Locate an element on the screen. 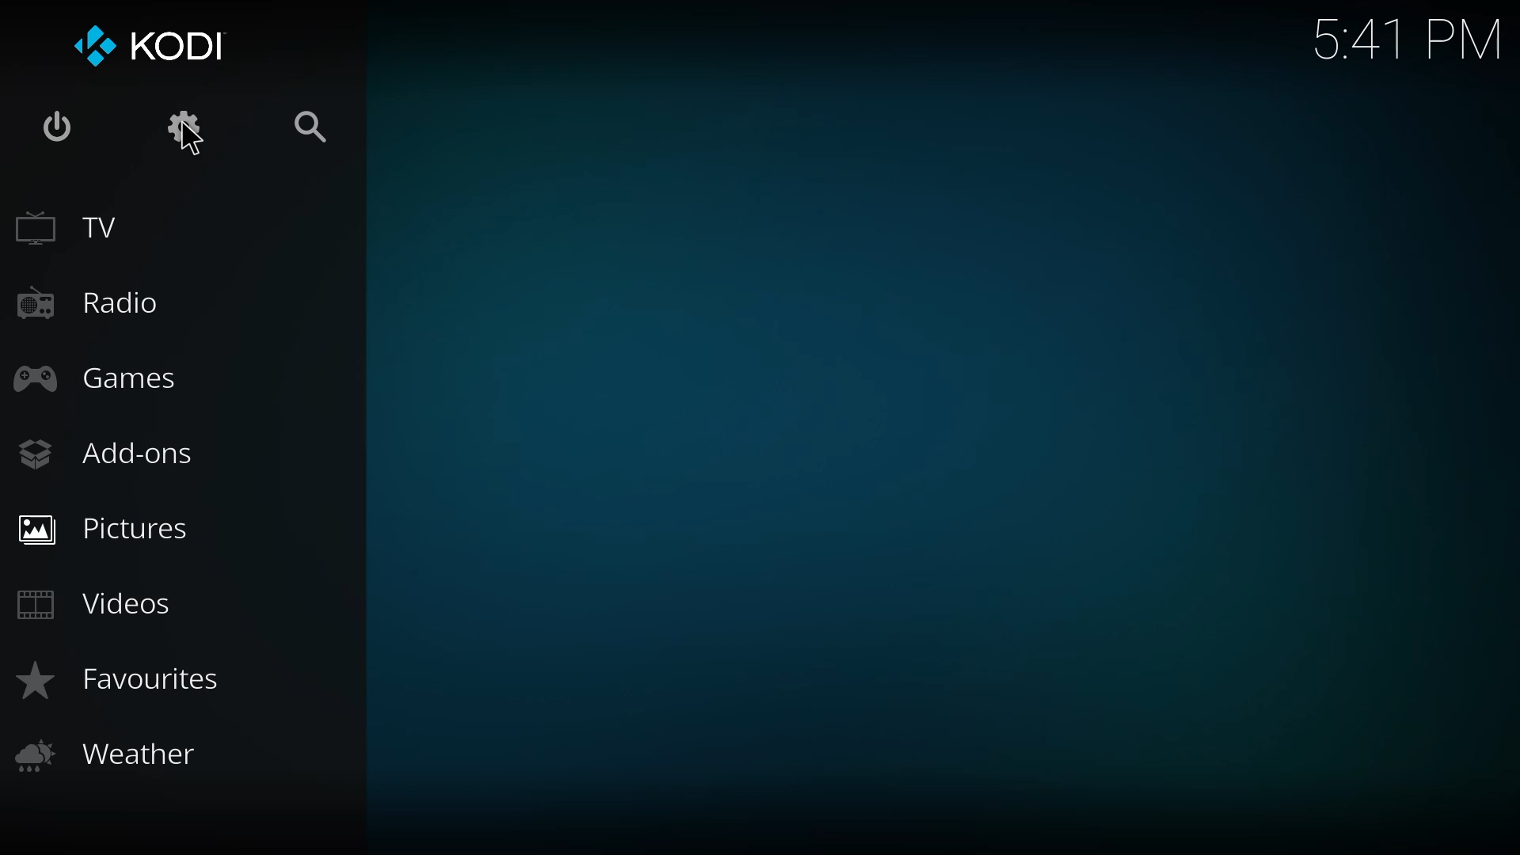 The width and height of the screenshot is (1520, 855). favorites is located at coordinates (123, 683).